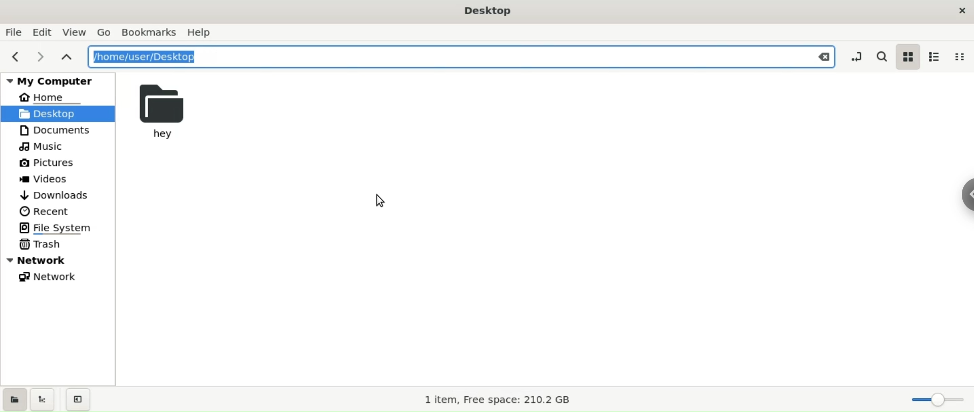 The image size is (974, 412). I want to click on close sidebar, so click(79, 399).